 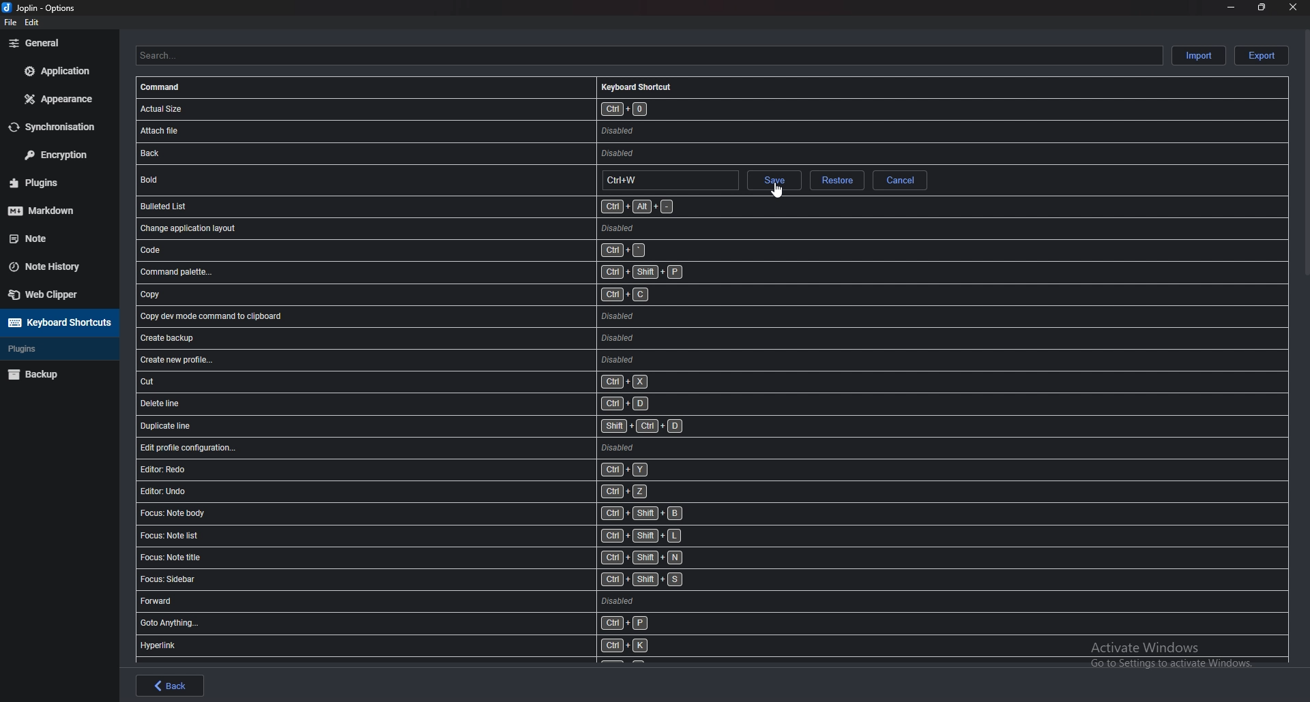 What do you see at coordinates (57, 155) in the screenshot?
I see `Encryption` at bounding box center [57, 155].